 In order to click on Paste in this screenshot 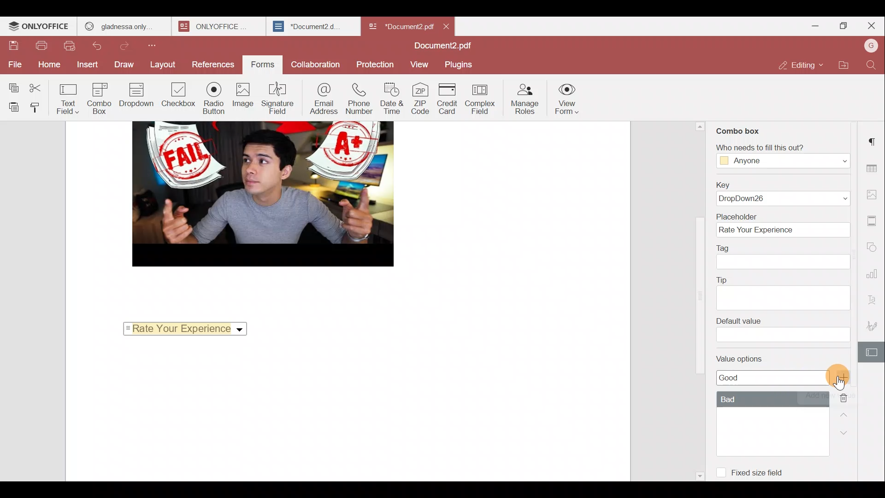, I will do `click(12, 107)`.